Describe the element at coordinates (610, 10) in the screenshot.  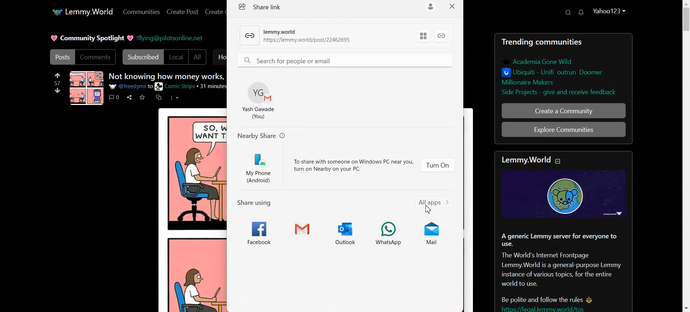
I see `Profile` at that location.